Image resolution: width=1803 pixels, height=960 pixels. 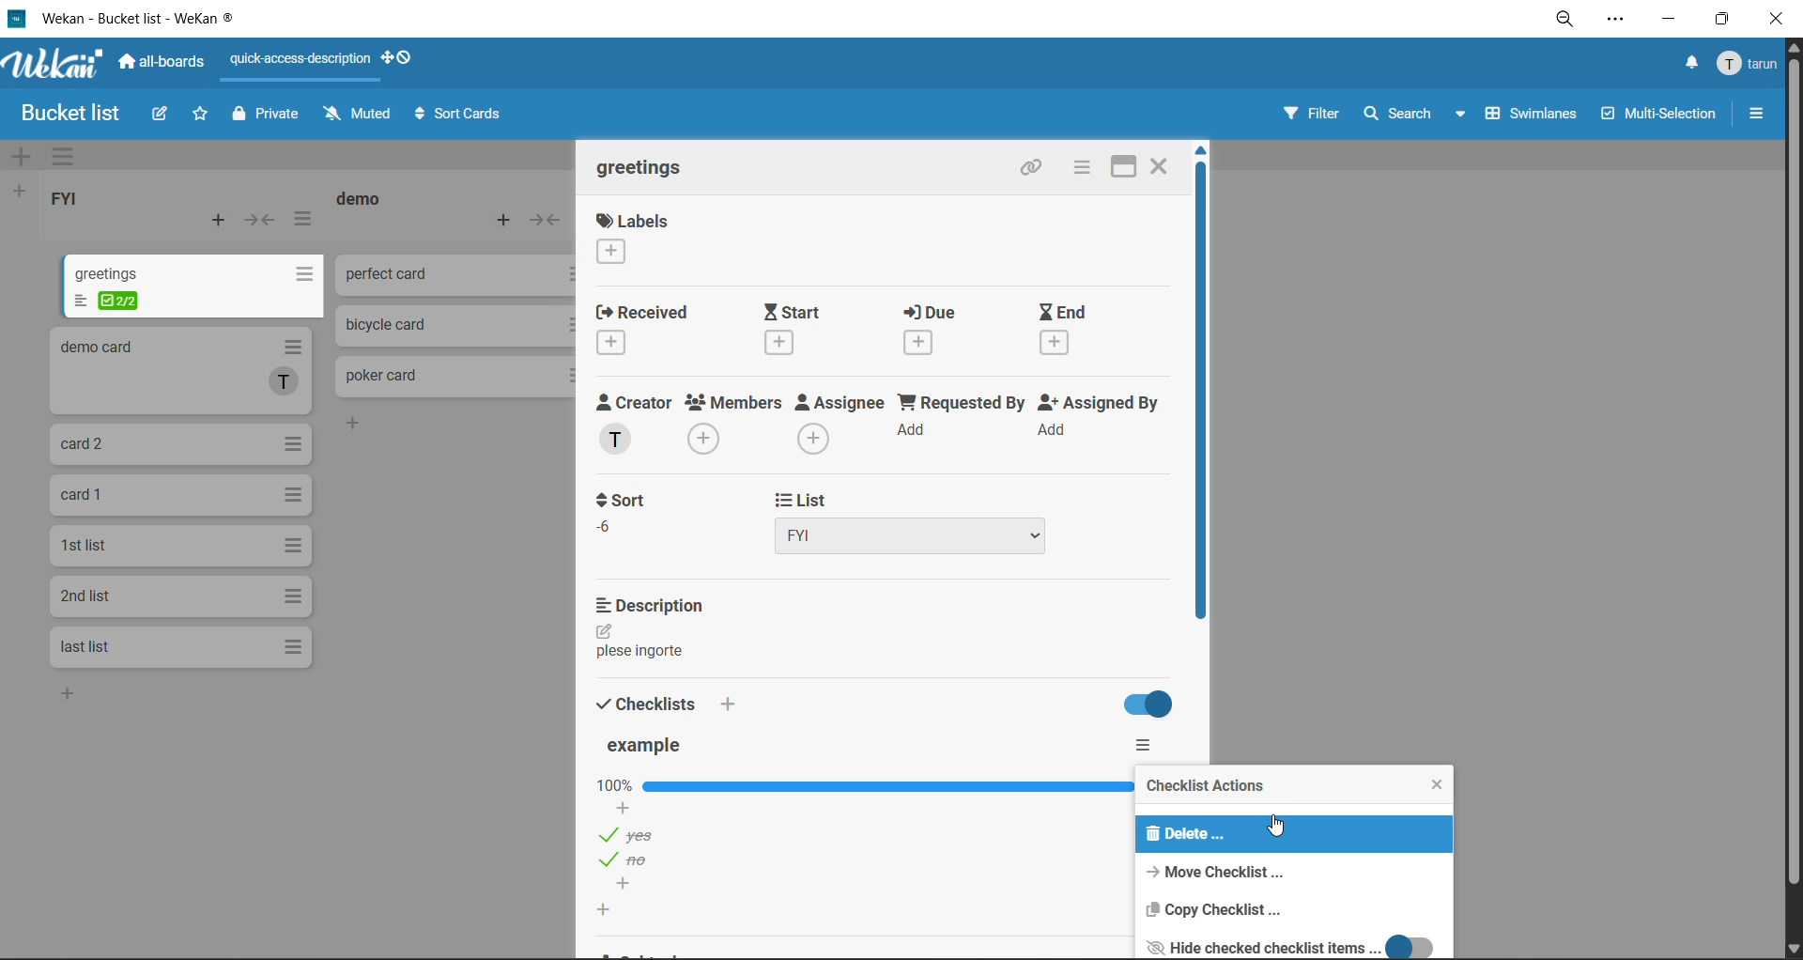 I want to click on muted, so click(x=358, y=113).